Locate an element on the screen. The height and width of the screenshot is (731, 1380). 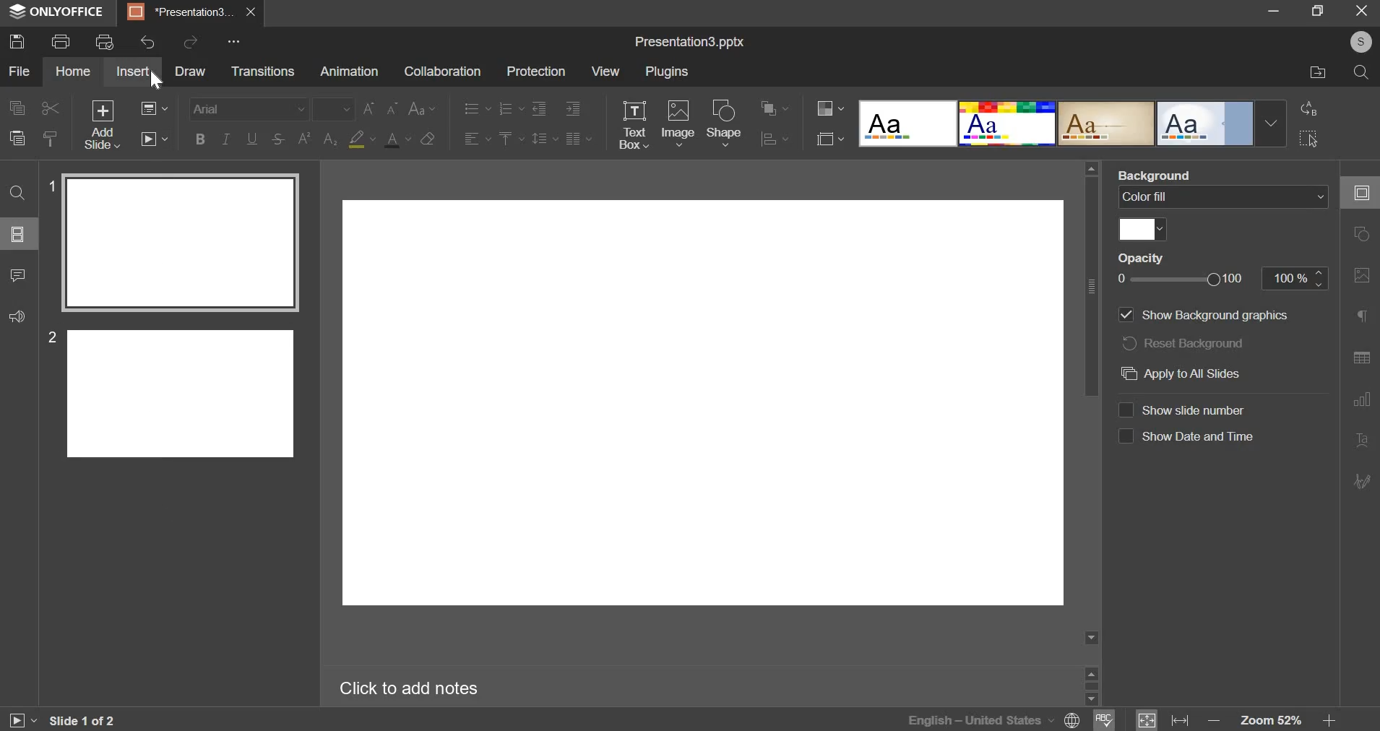
slide 2 preview is located at coordinates (181, 392).